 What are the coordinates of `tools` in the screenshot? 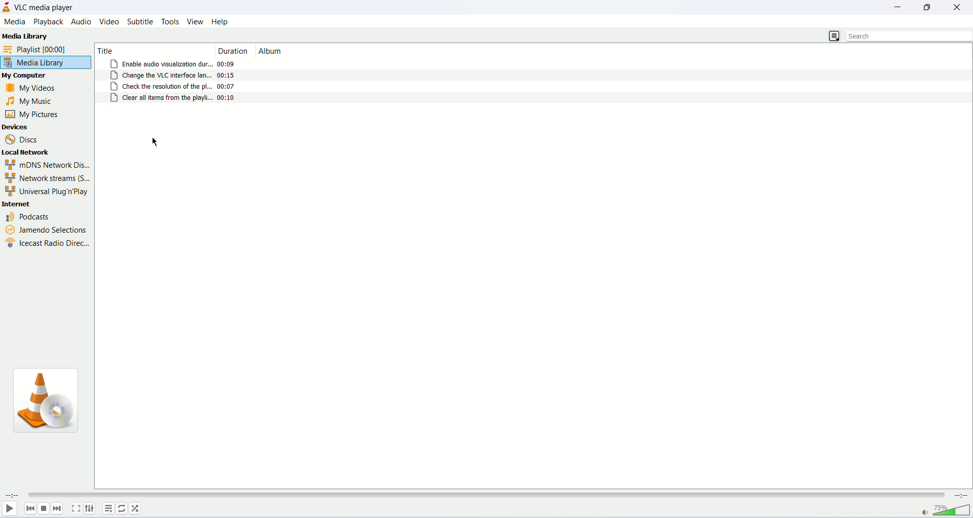 It's located at (171, 22).